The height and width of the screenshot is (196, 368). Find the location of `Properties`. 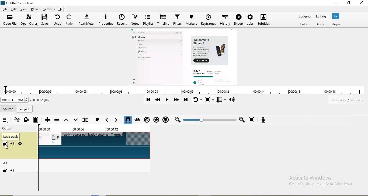

Properties is located at coordinates (106, 20).